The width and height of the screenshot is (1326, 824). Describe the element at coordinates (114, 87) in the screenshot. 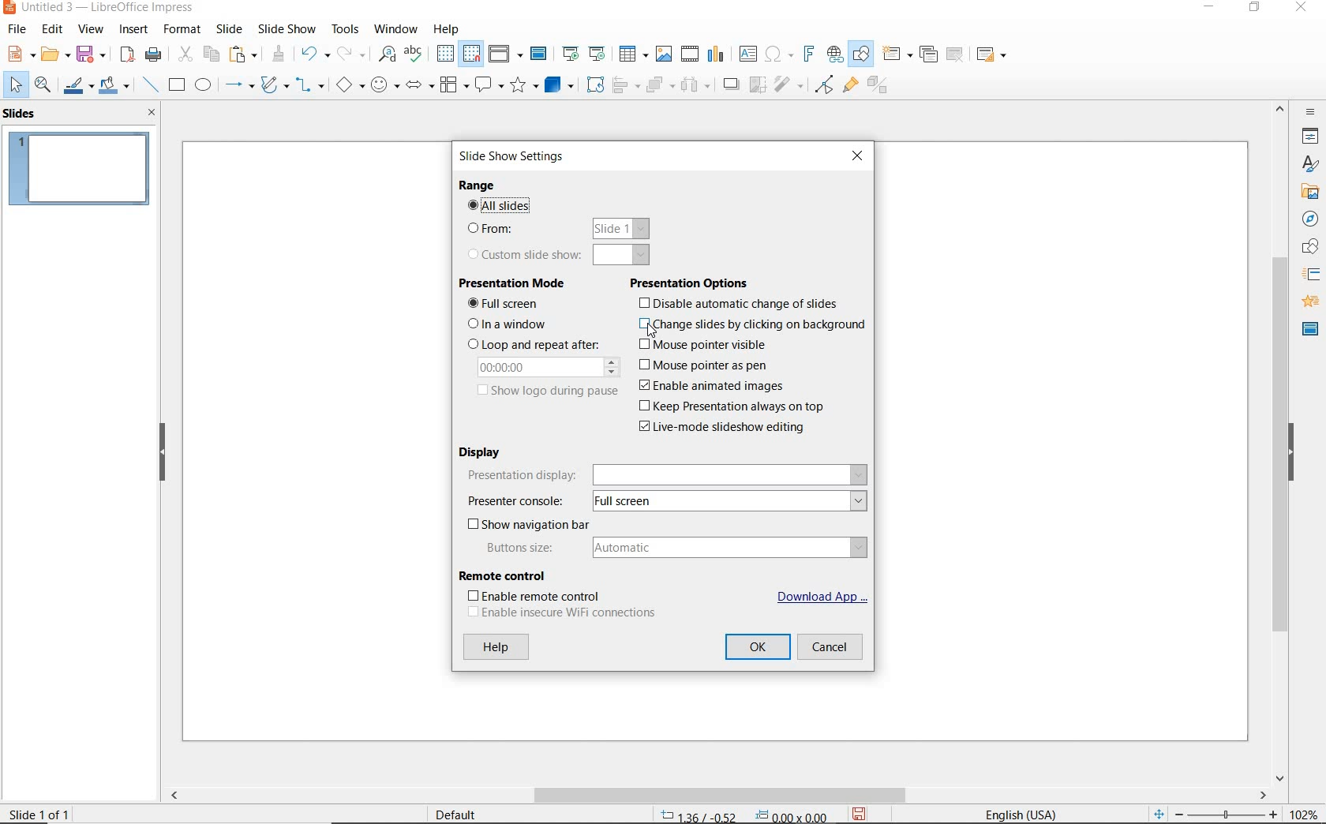

I see `FILL COLOR` at that location.